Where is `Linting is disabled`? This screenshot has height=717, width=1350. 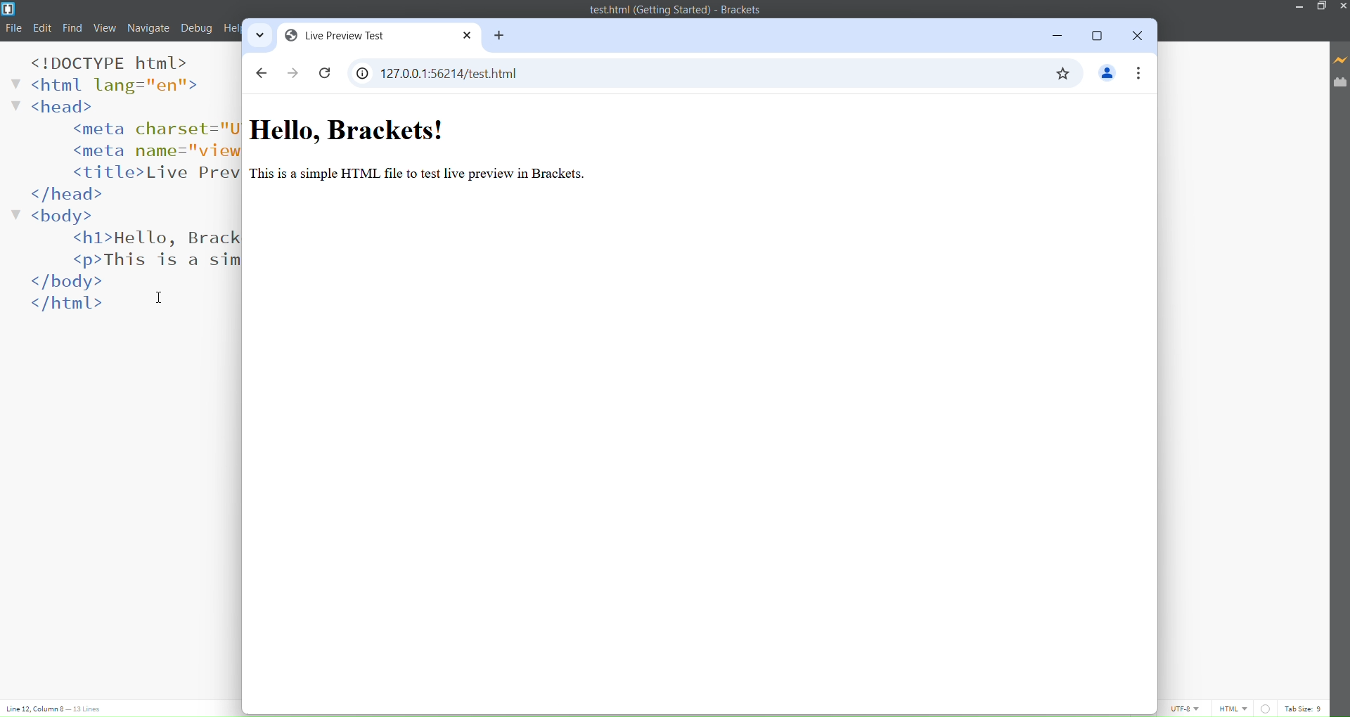 Linting is disabled is located at coordinates (1265, 708).